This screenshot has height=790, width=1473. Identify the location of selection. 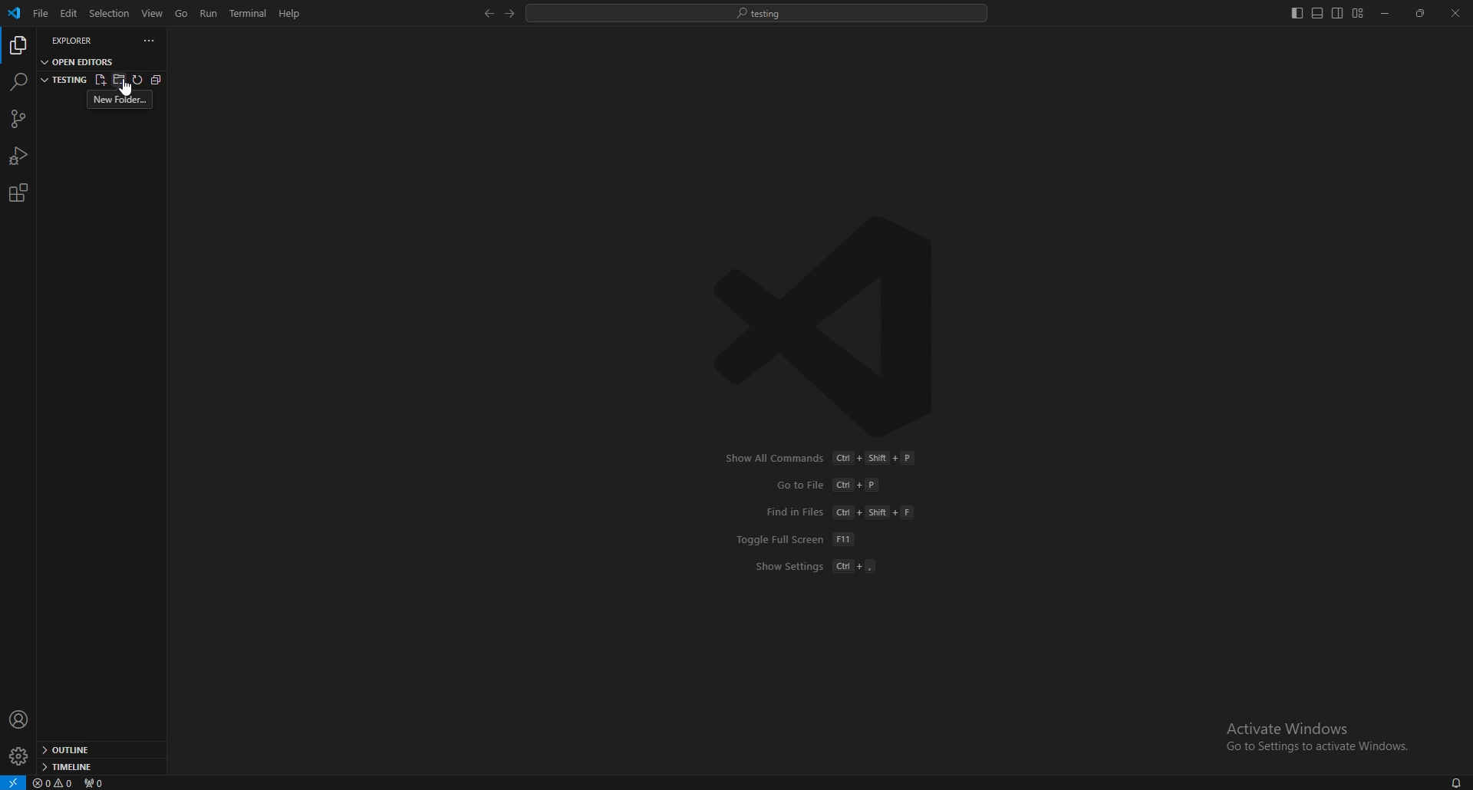
(109, 12).